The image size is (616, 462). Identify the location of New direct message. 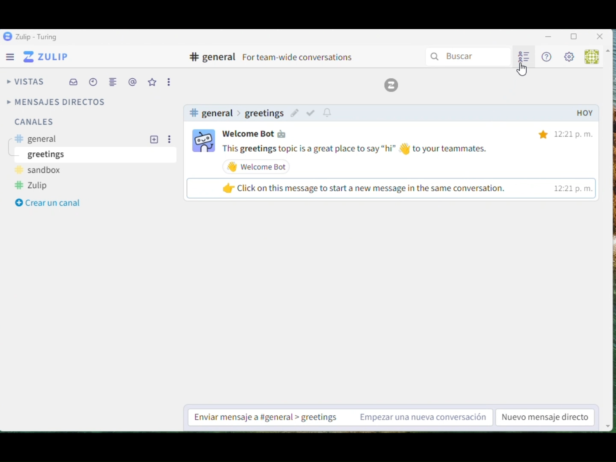
(547, 418).